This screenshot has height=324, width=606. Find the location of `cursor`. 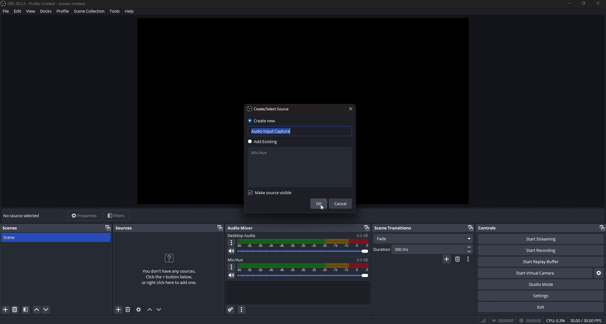

cursor is located at coordinates (323, 207).